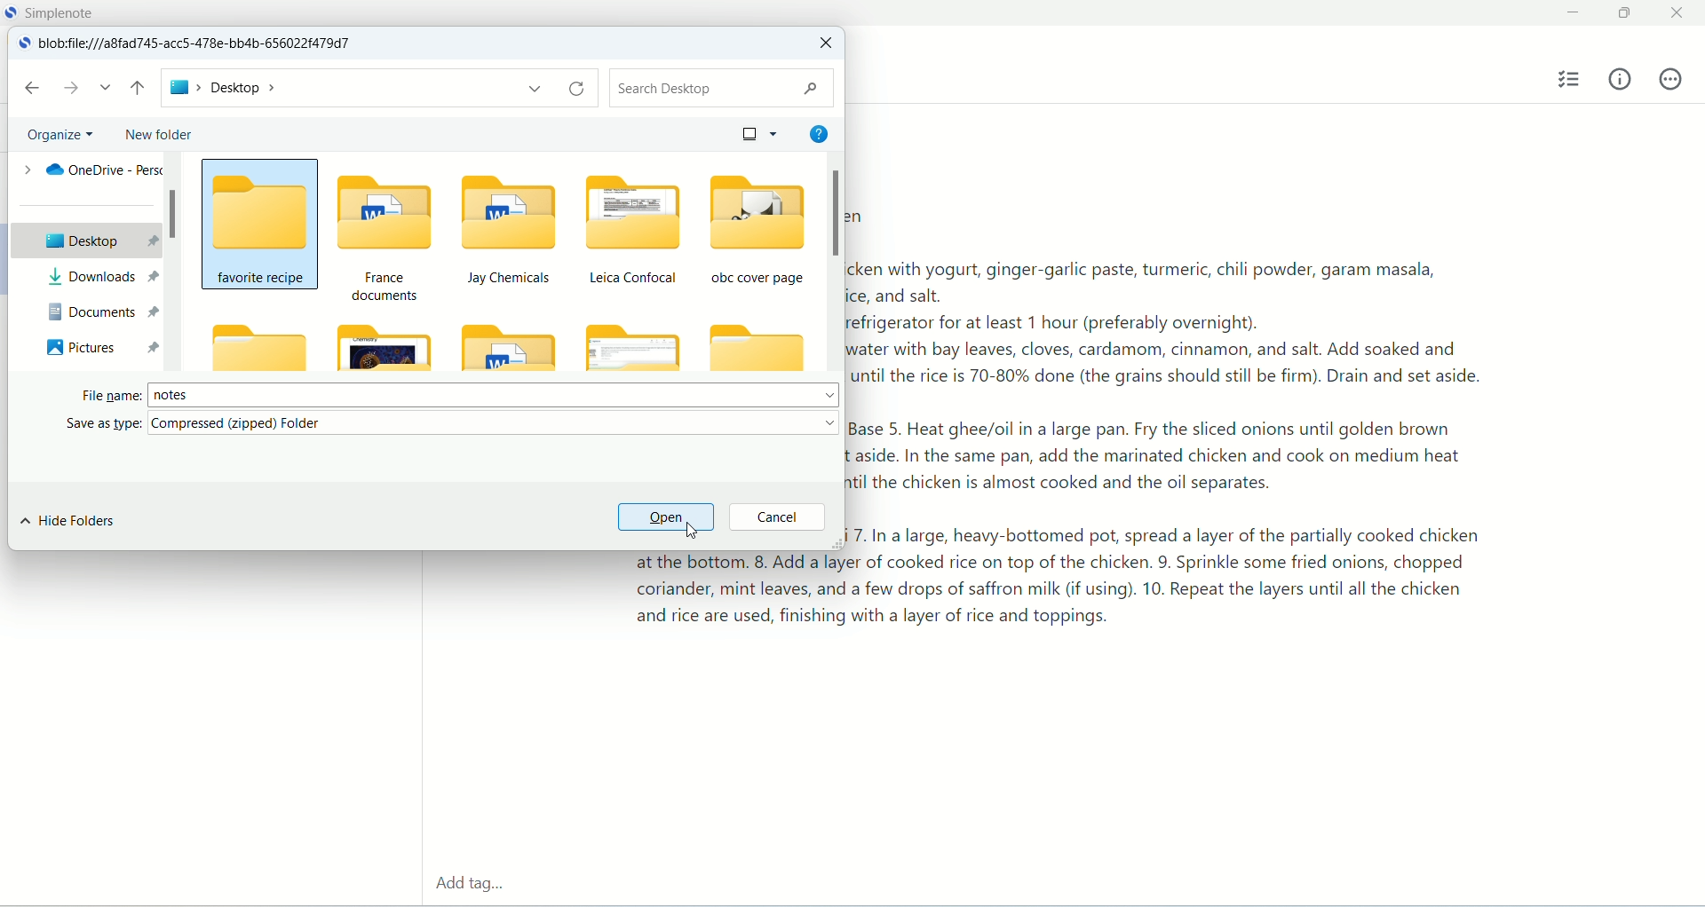 Image resolution: width=1705 pixels, height=907 pixels. I want to click on file name, so click(460, 392).